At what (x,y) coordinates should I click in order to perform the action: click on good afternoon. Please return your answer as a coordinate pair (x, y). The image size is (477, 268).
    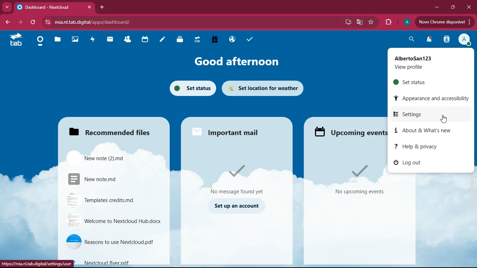
    Looking at the image, I should click on (239, 61).